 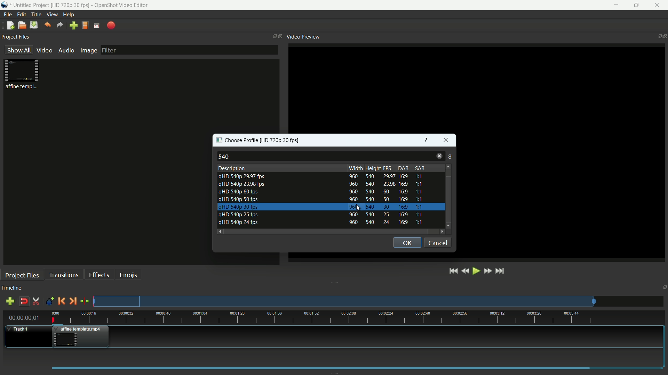 What do you see at coordinates (345, 301) in the screenshot?
I see `track preview` at bounding box center [345, 301].